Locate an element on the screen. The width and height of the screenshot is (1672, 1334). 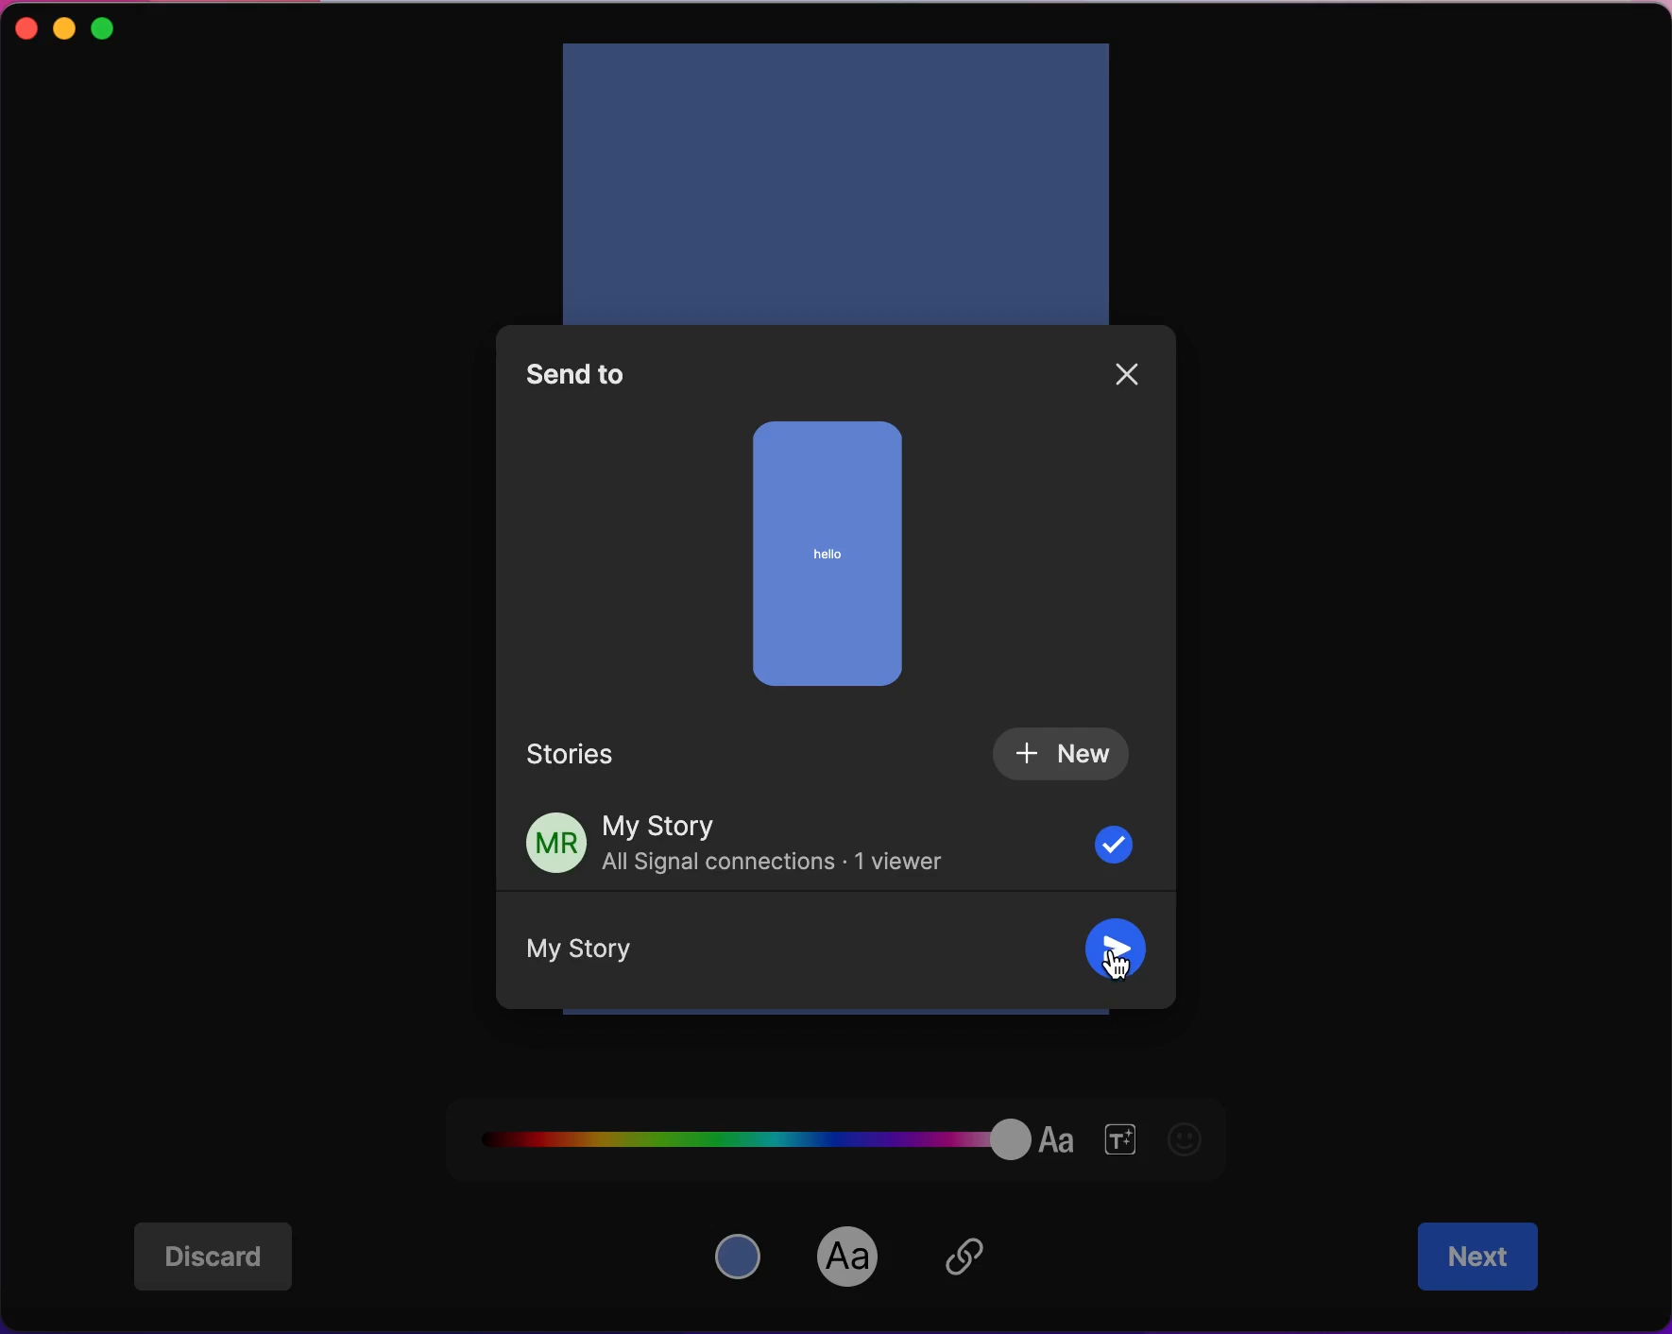
font color palette is located at coordinates (773, 1127).